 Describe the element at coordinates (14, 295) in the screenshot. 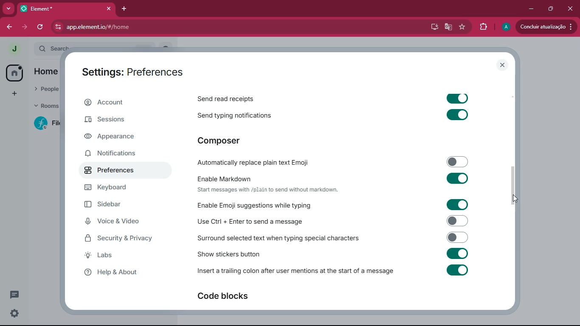

I see `conversation ` at that location.